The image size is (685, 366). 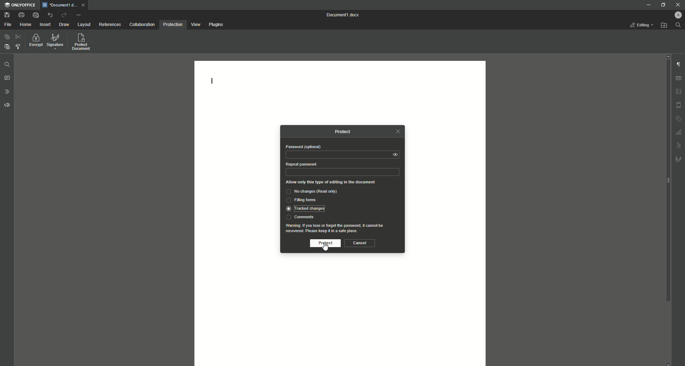 I want to click on Restore, so click(x=663, y=5).